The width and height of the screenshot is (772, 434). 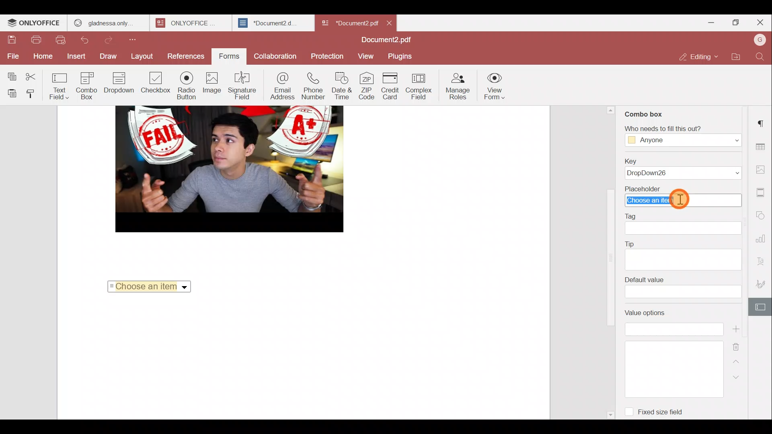 What do you see at coordinates (684, 254) in the screenshot?
I see `Tip` at bounding box center [684, 254].